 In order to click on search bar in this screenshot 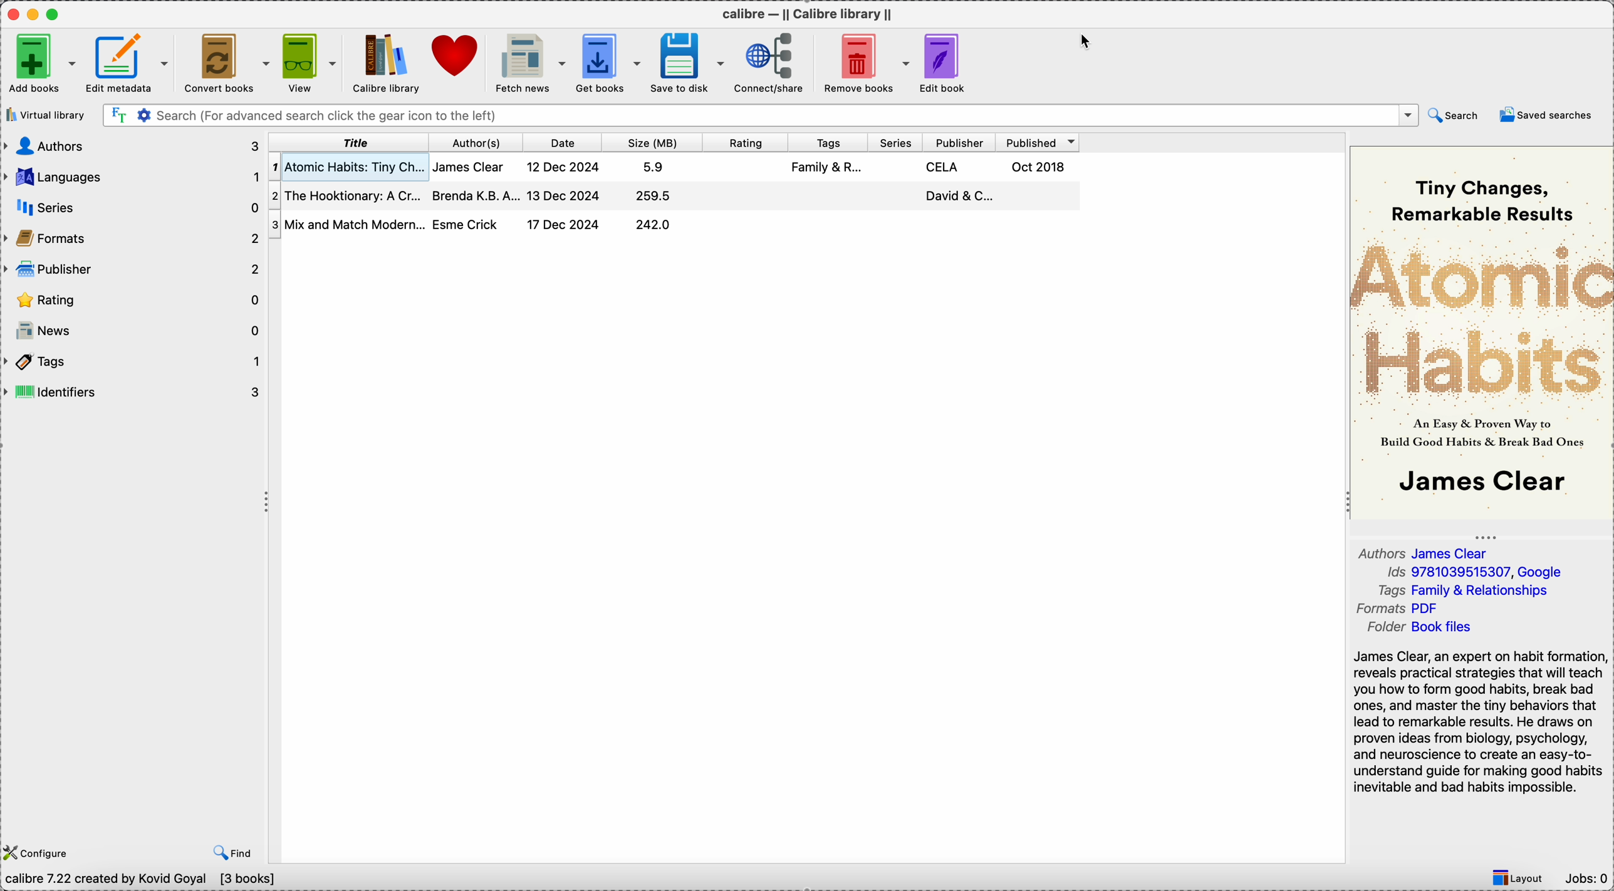, I will do `click(759, 115)`.